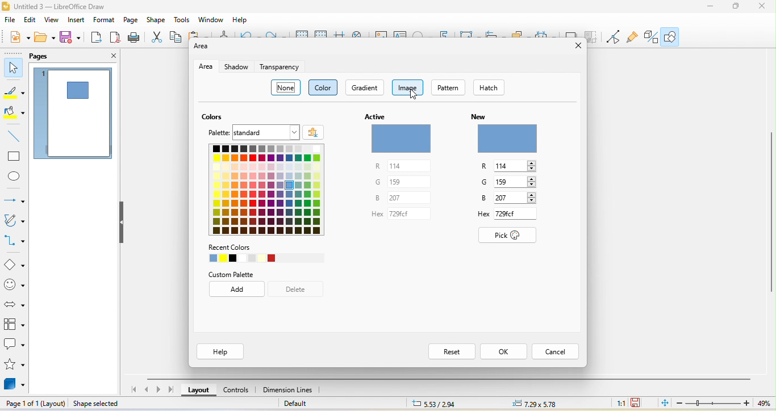  What do you see at coordinates (282, 68) in the screenshot?
I see `transparency` at bounding box center [282, 68].